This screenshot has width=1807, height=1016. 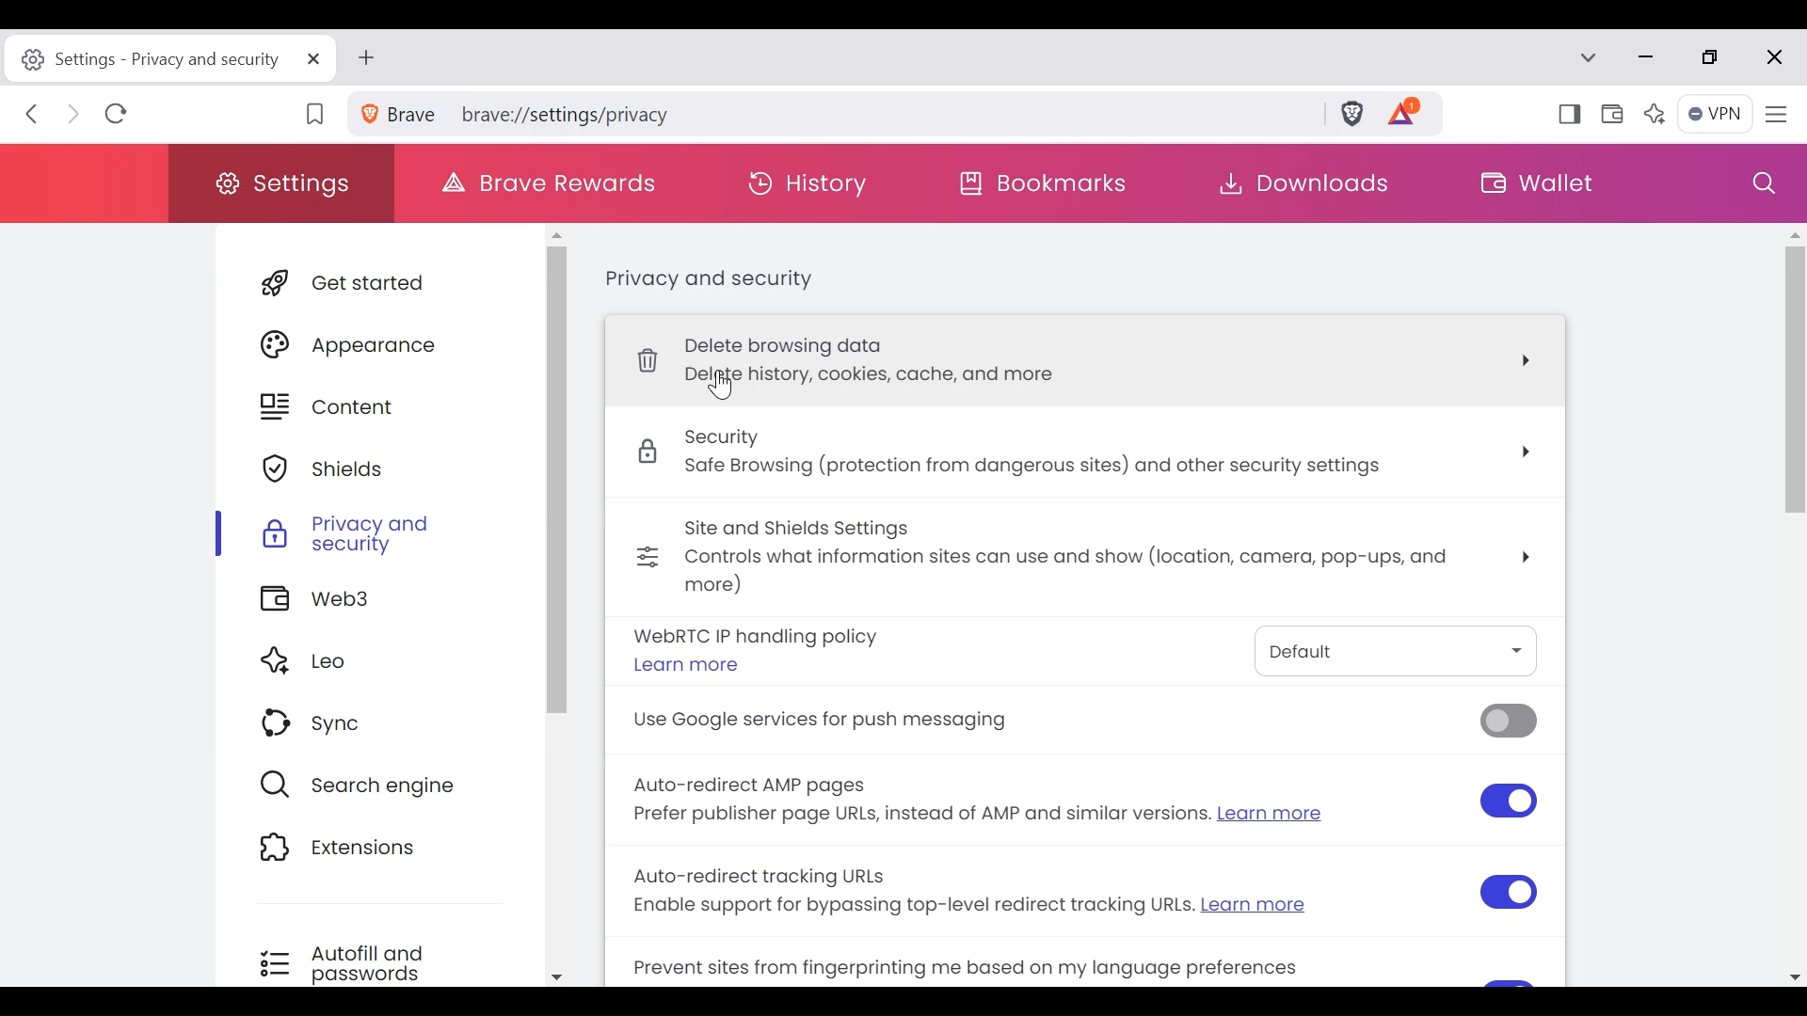 What do you see at coordinates (1796, 976) in the screenshot?
I see `Scroll down` at bounding box center [1796, 976].